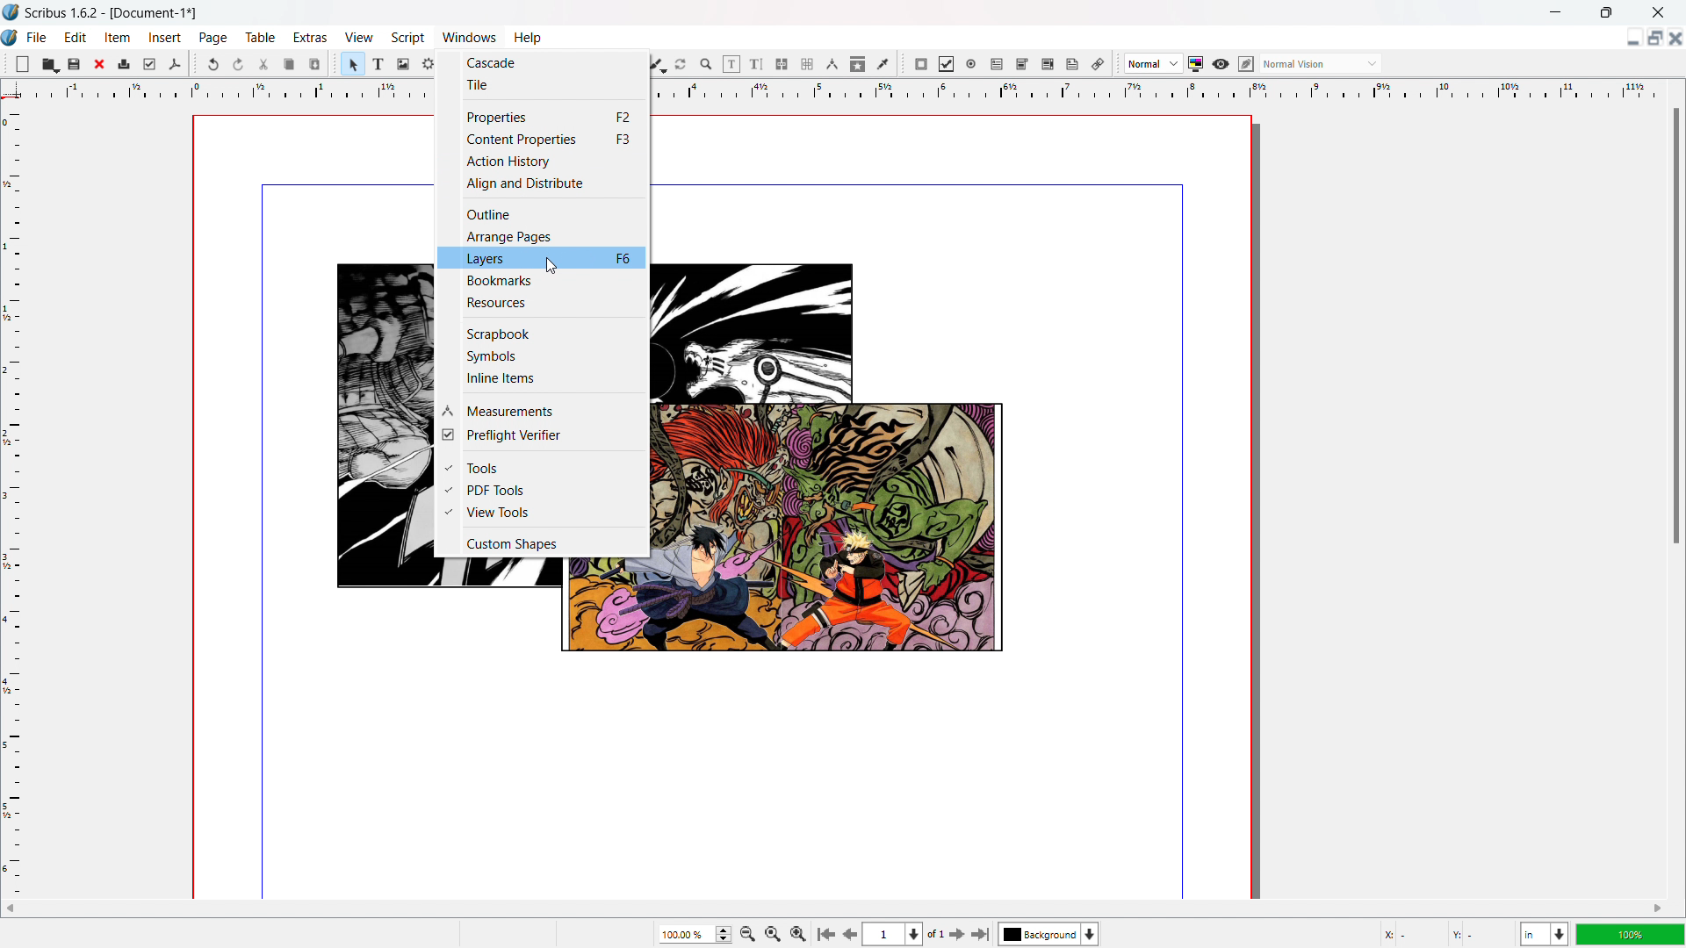 This screenshot has height=948, width=1686. Describe the element at coordinates (6, 62) in the screenshot. I see `move tools` at that location.